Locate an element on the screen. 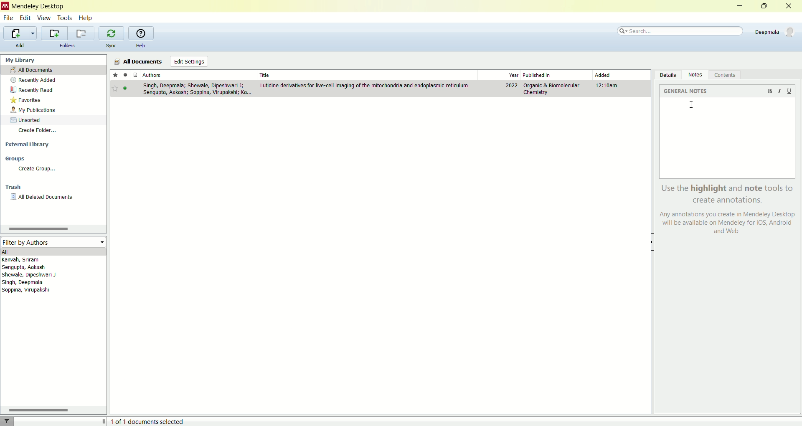  tools is located at coordinates (65, 18).